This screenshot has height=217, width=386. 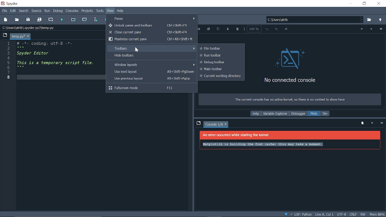 I want to click on Debug, so click(x=59, y=11).